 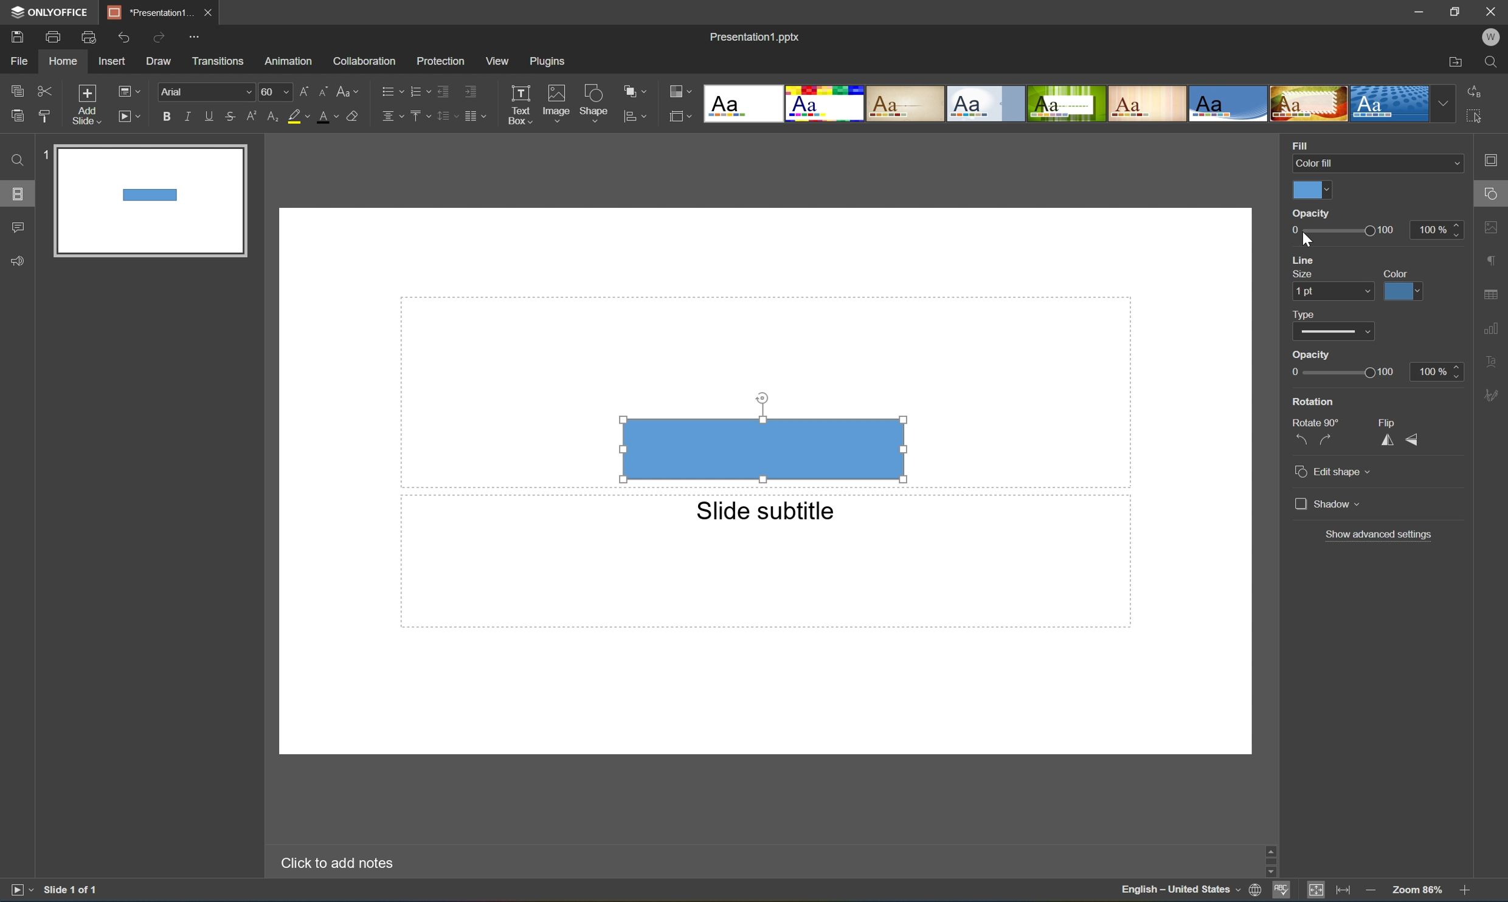 I want to click on Spell checking, so click(x=1279, y=893).